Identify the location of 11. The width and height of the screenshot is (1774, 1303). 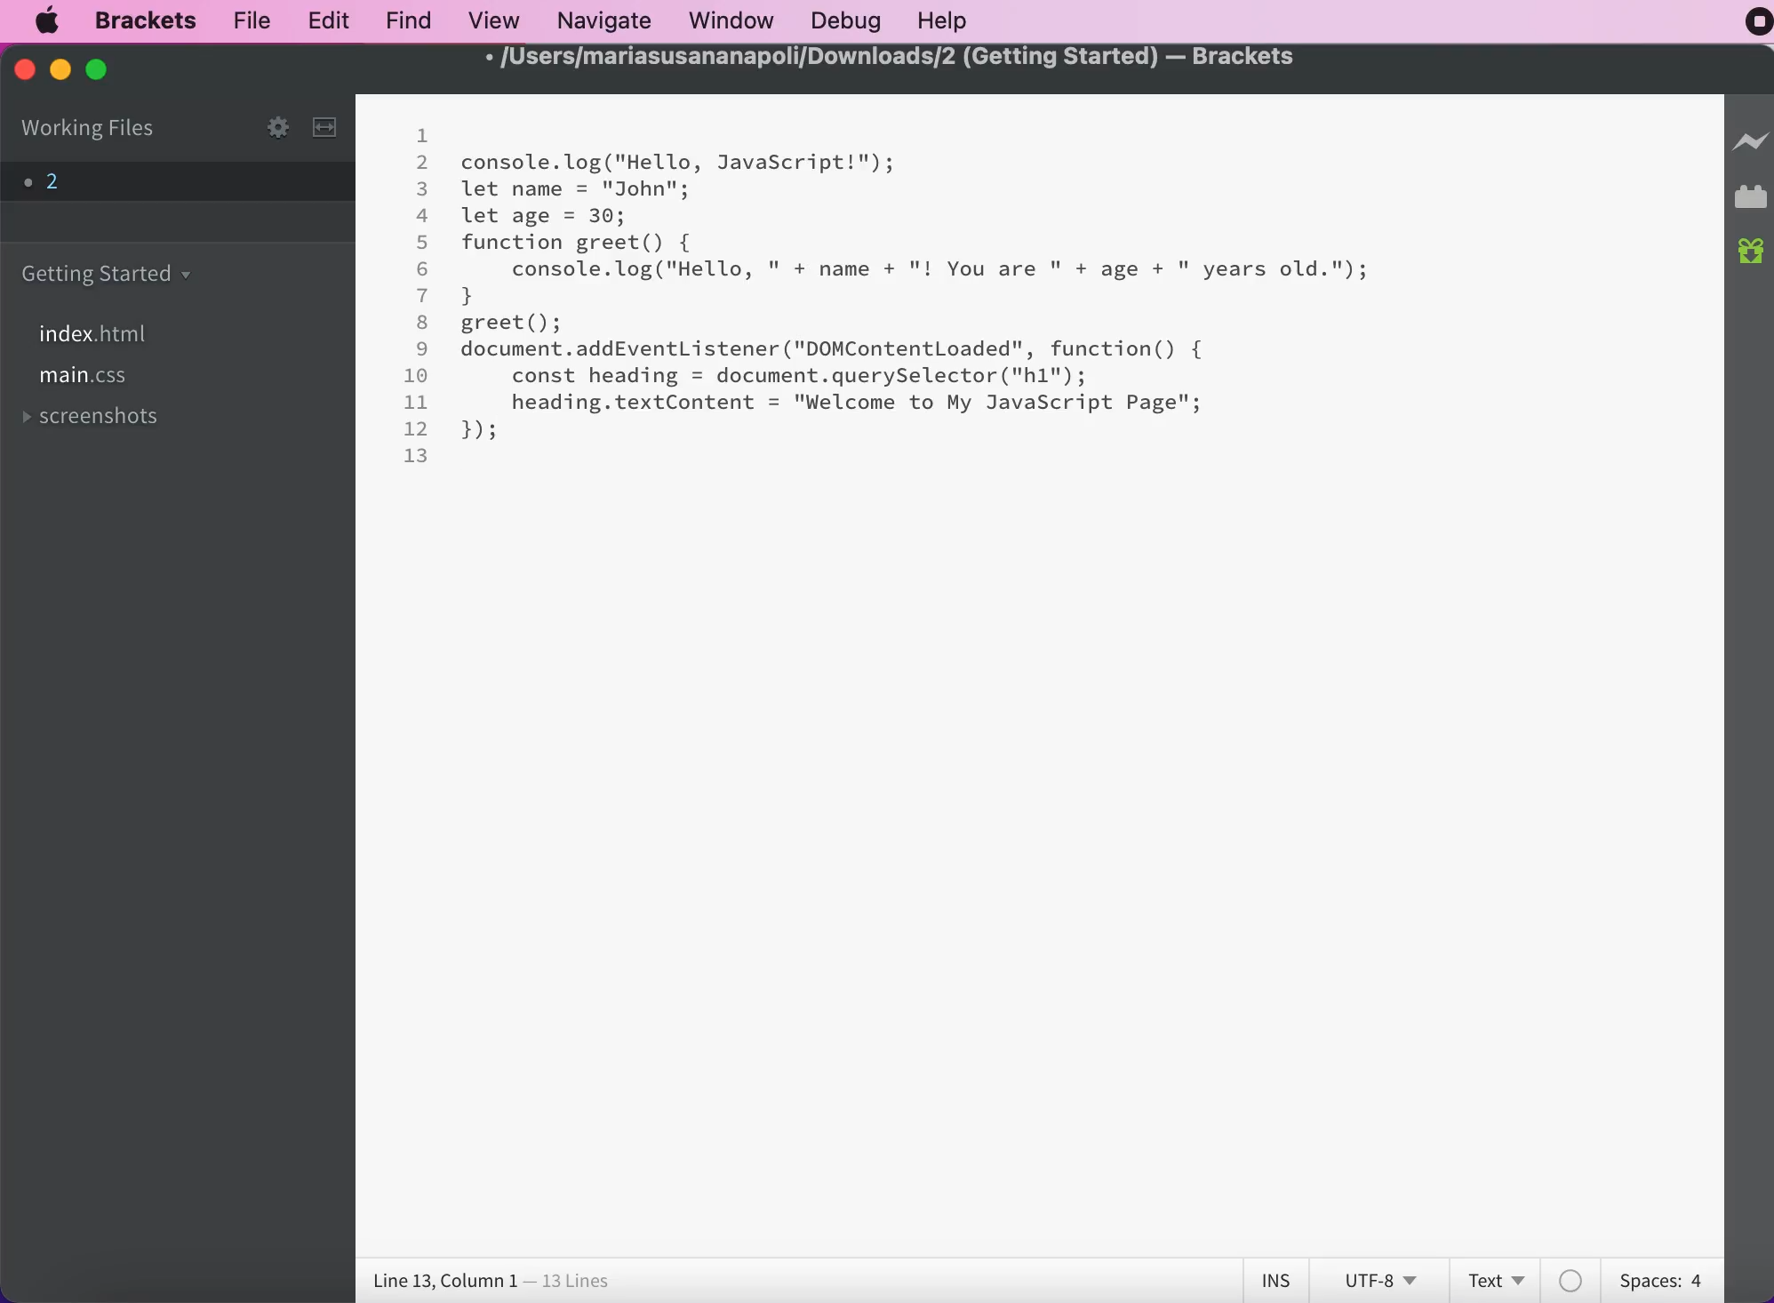
(416, 403).